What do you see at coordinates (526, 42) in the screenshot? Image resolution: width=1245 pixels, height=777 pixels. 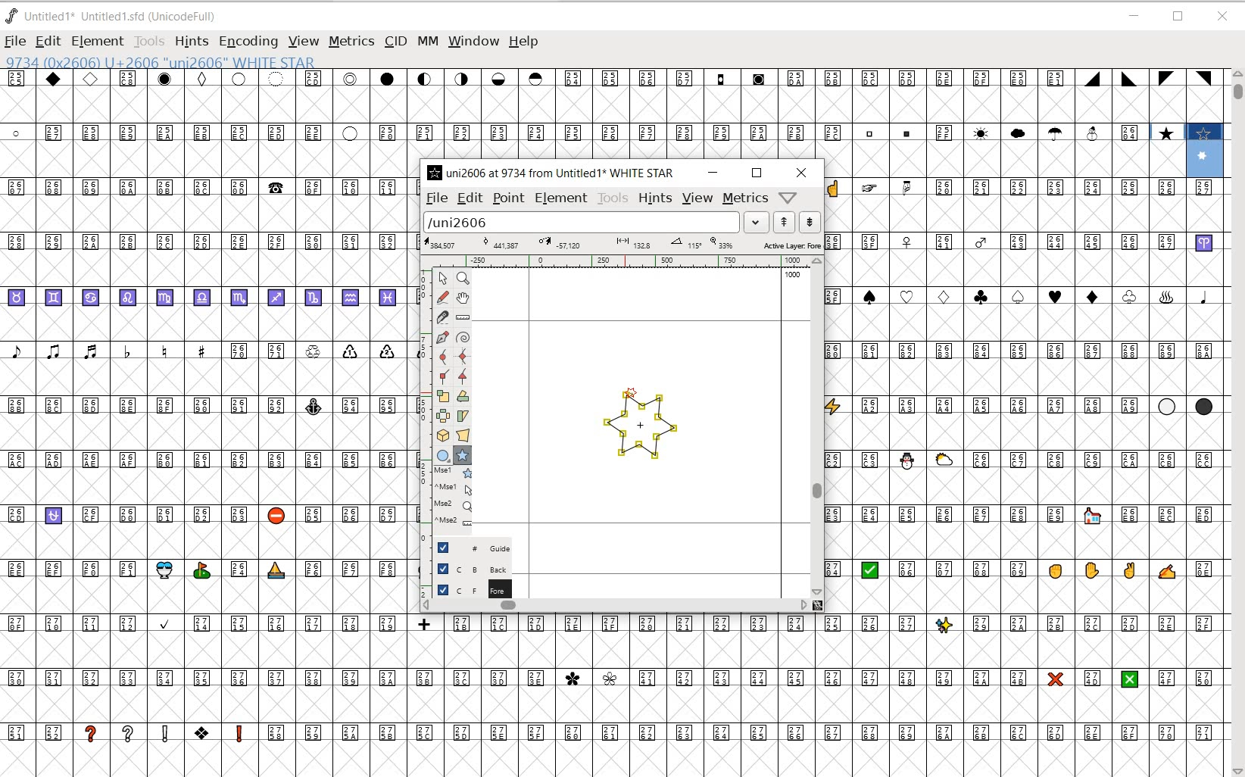 I see `HELP` at bounding box center [526, 42].